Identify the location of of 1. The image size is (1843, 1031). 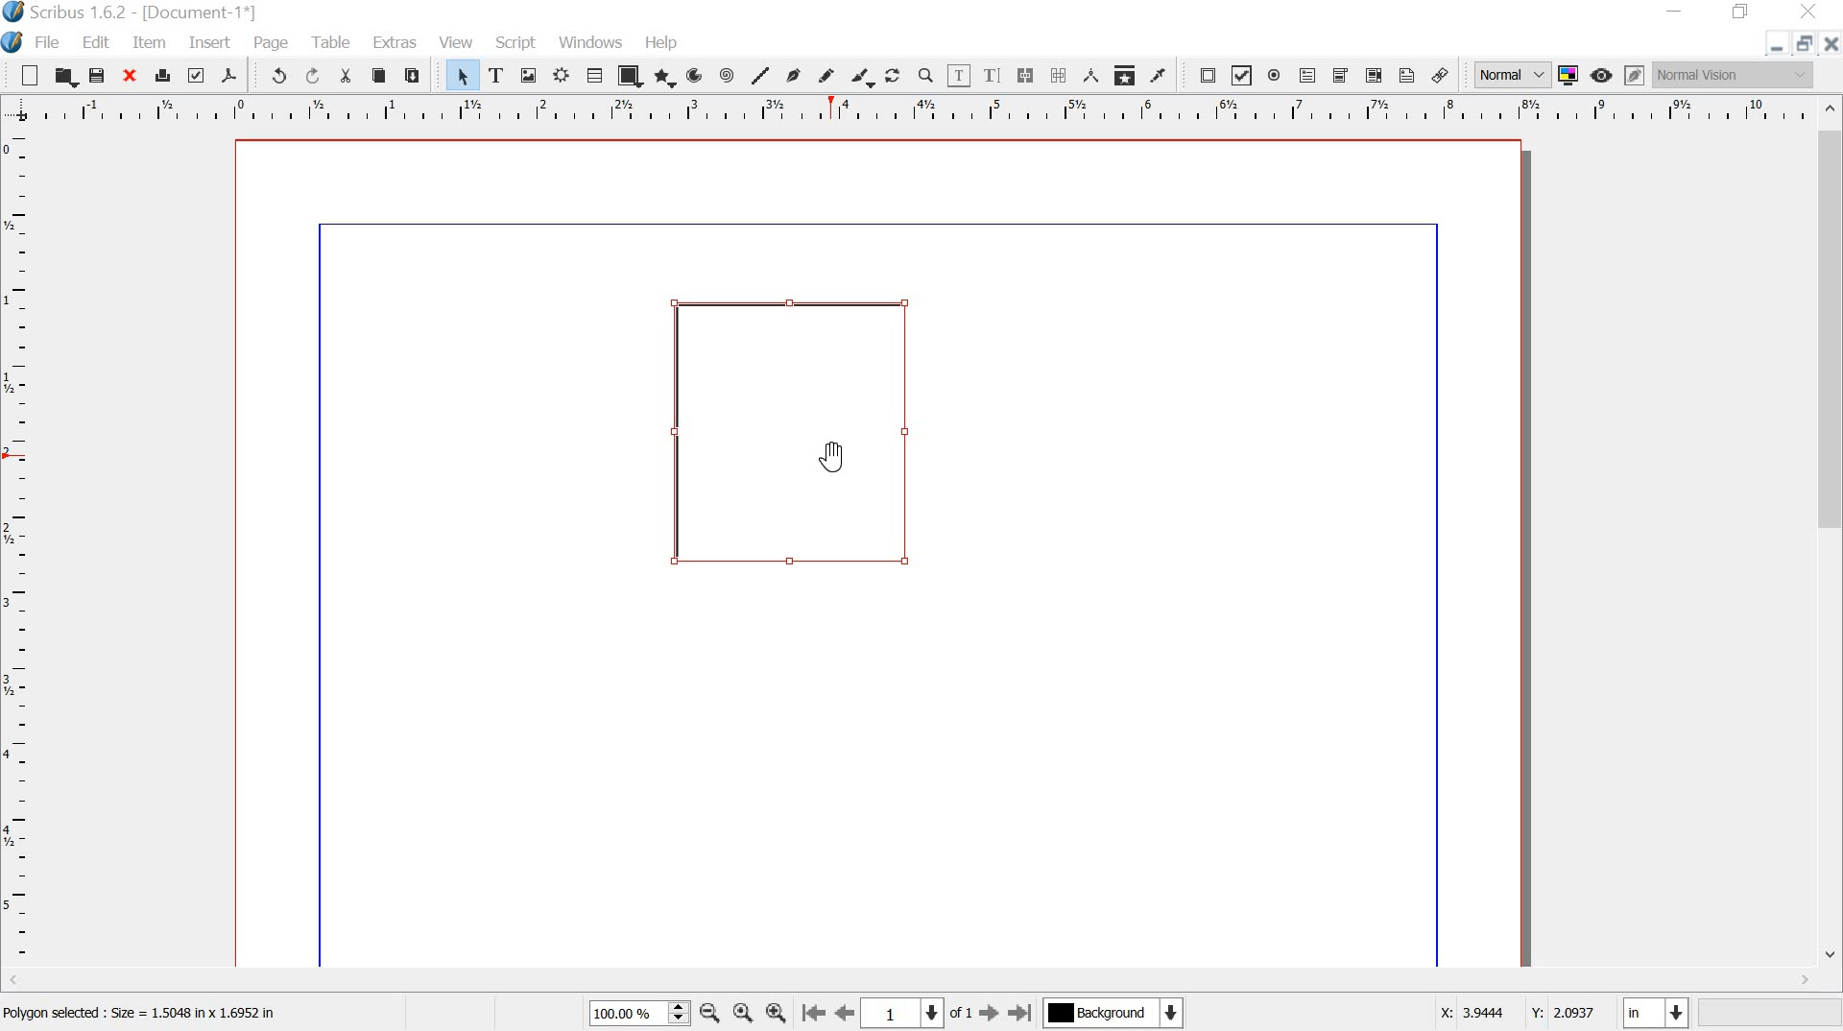
(962, 1017).